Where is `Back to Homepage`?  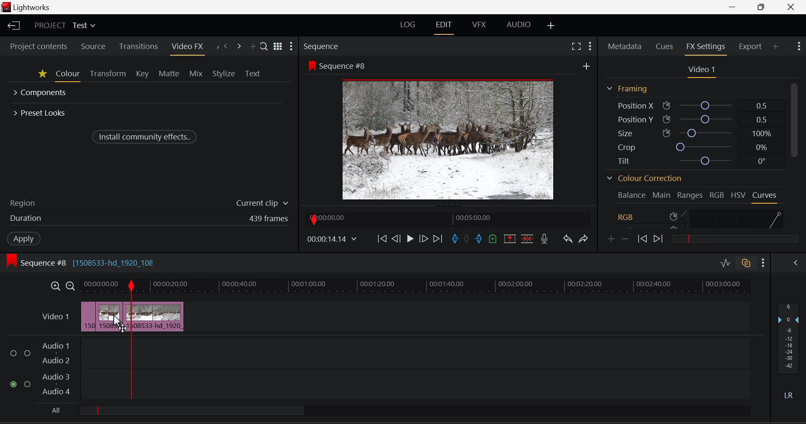
Back to Homepage is located at coordinates (12, 26).